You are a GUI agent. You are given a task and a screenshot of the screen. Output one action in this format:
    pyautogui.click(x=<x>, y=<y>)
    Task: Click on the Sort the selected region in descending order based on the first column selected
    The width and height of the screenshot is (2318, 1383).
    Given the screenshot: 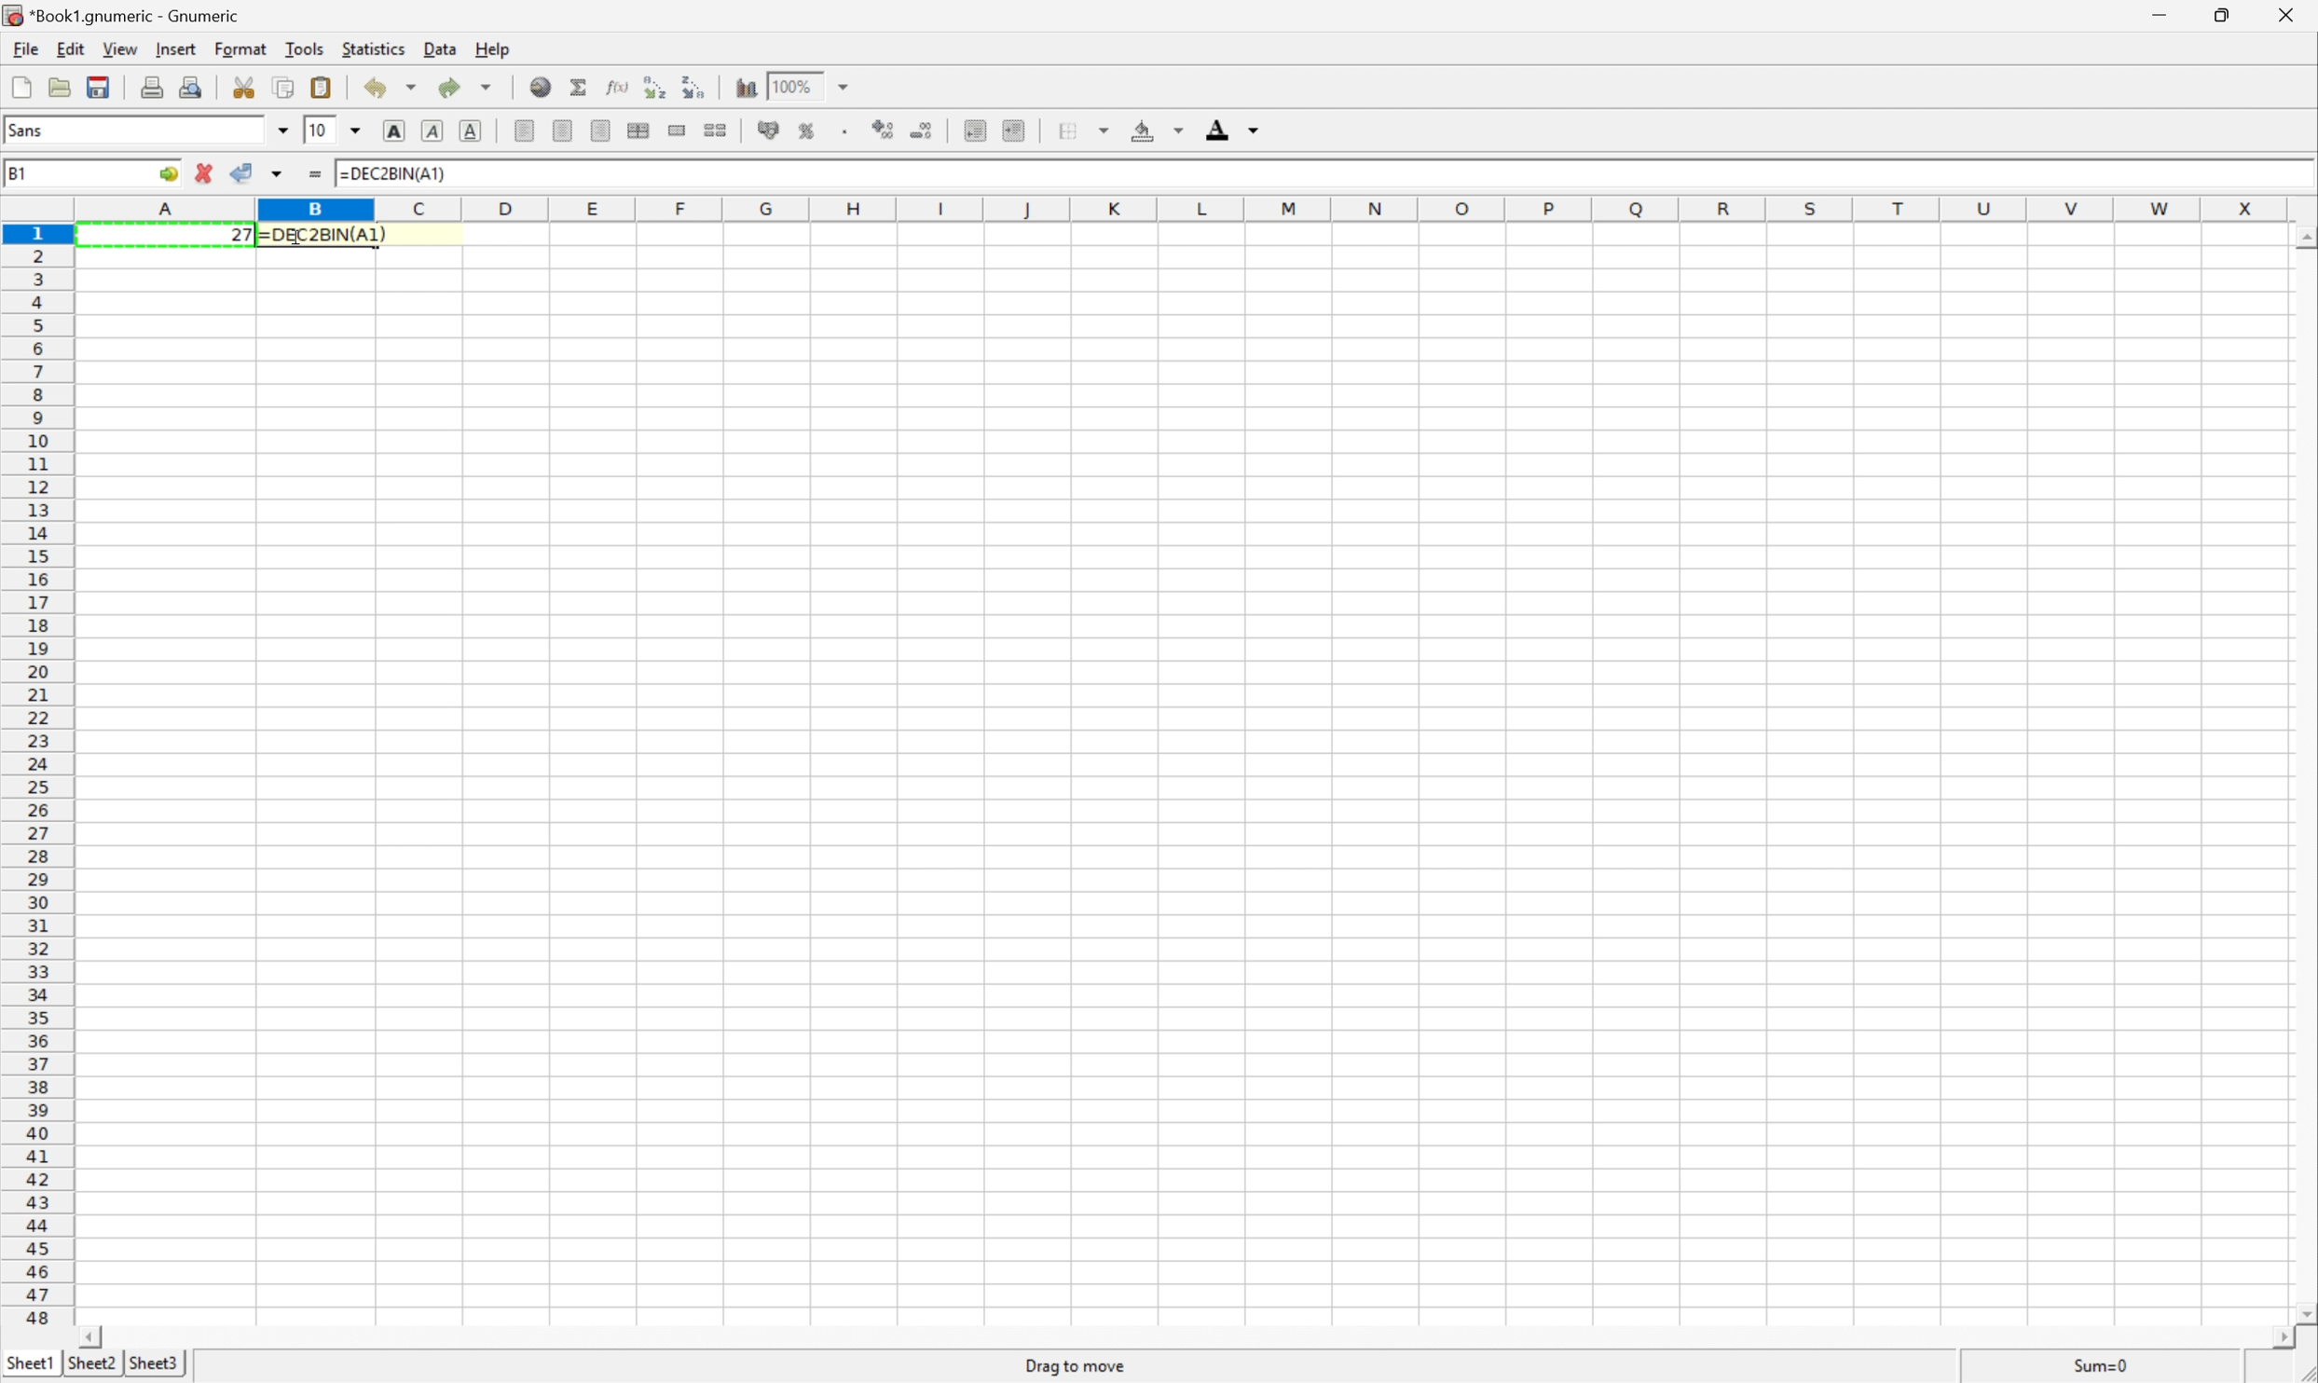 What is the action you would take?
    pyautogui.click(x=702, y=87)
    